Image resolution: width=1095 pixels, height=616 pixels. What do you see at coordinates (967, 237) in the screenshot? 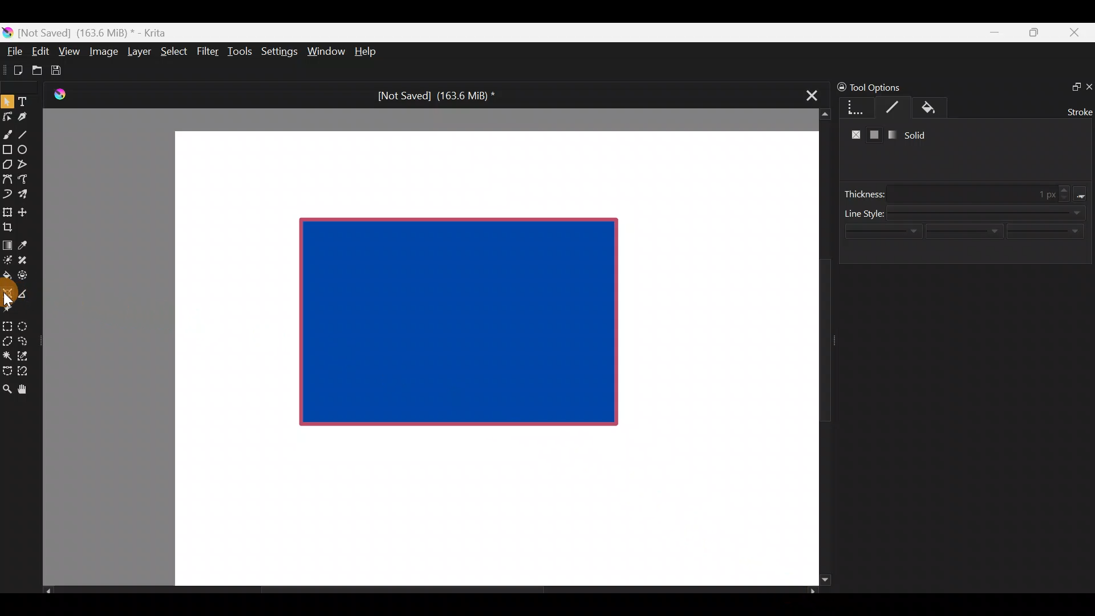
I see `Line style` at bounding box center [967, 237].